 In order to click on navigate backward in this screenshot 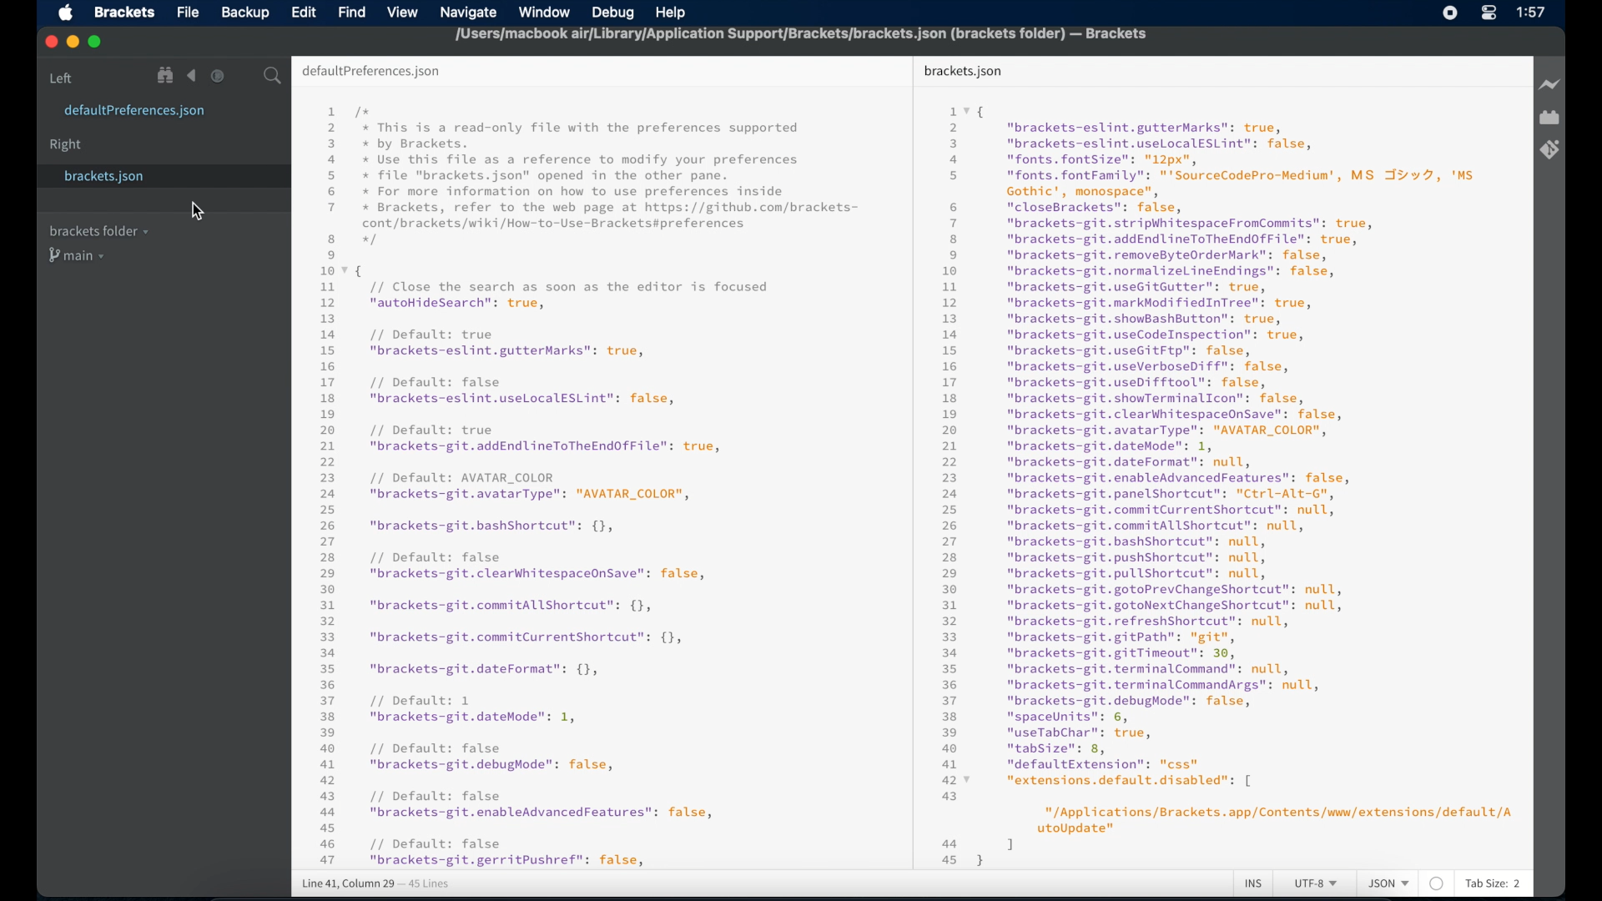, I will do `click(192, 76)`.